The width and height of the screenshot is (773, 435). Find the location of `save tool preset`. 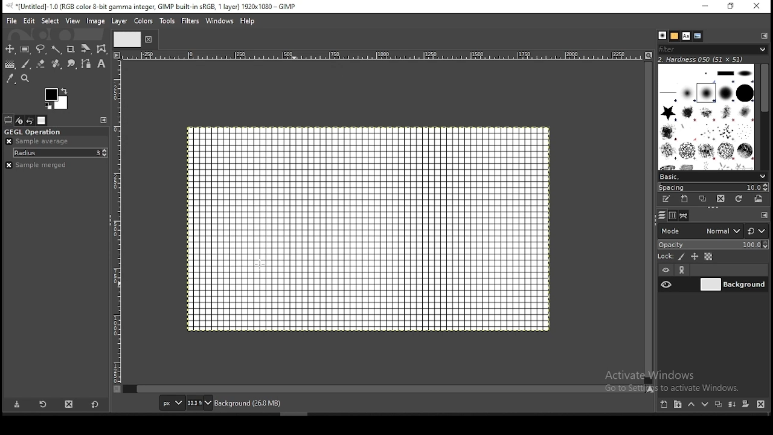

save tool preset is located at coordinates (16, 405).